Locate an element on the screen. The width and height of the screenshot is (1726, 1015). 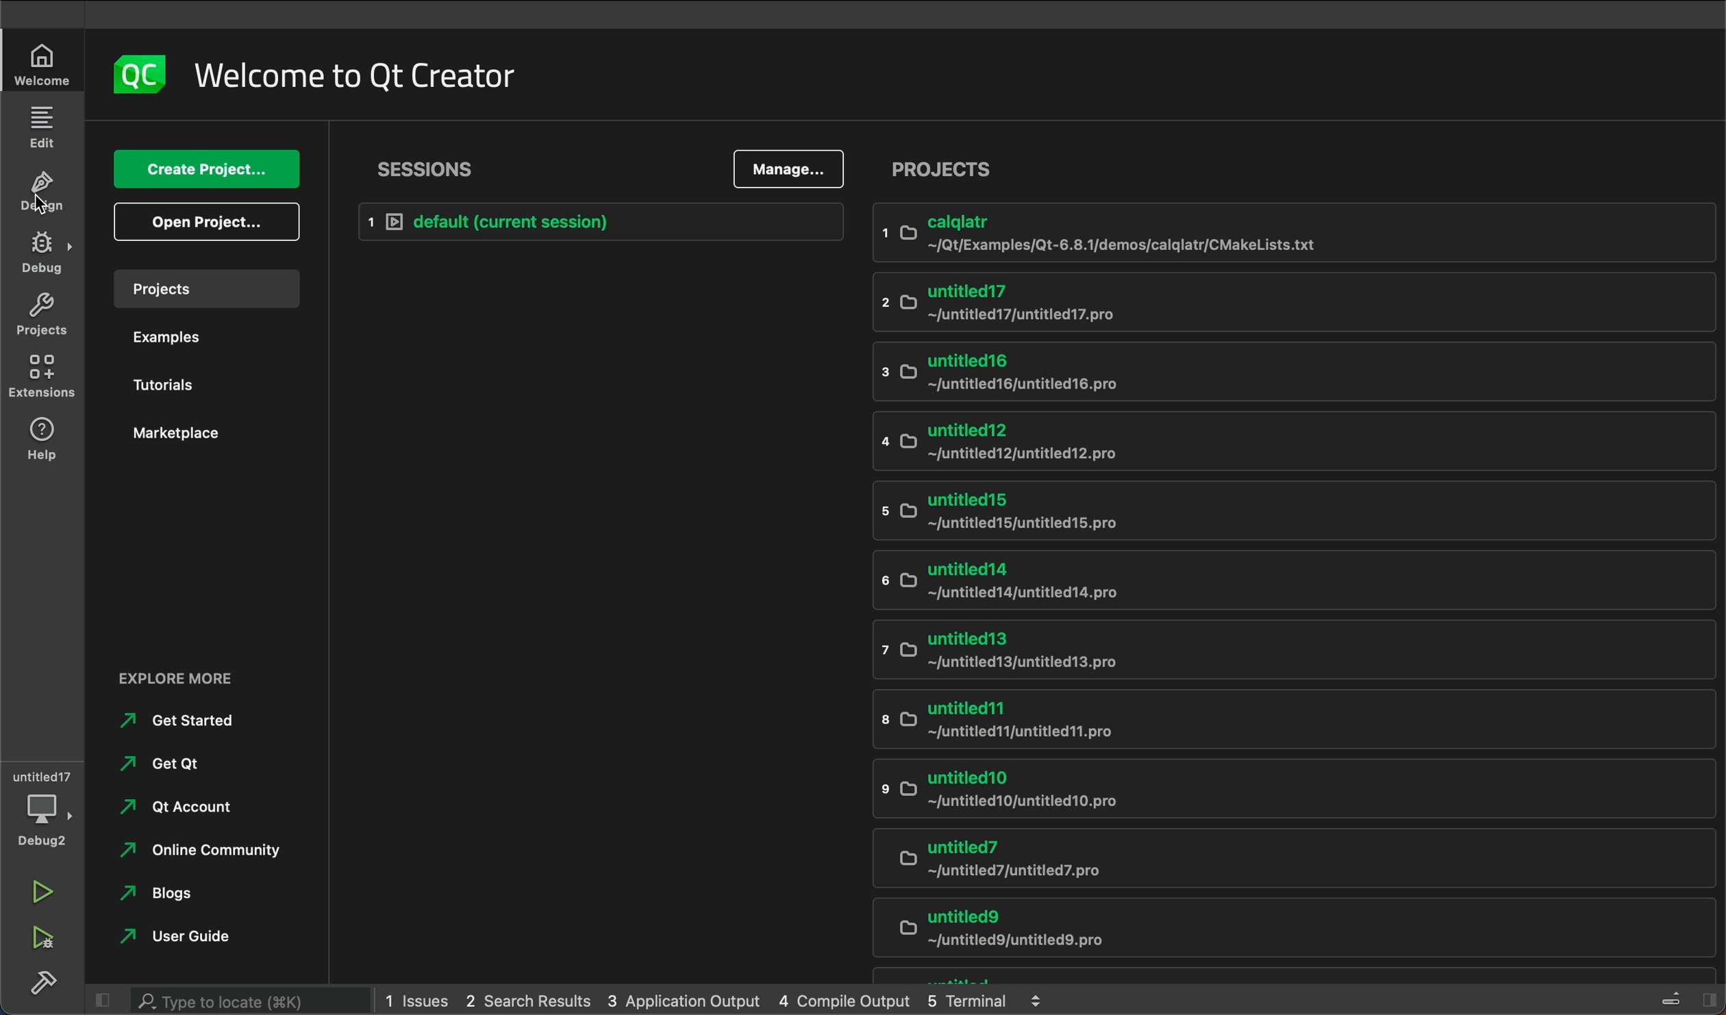
2 Search Results is located at coordinates (529, 1000).